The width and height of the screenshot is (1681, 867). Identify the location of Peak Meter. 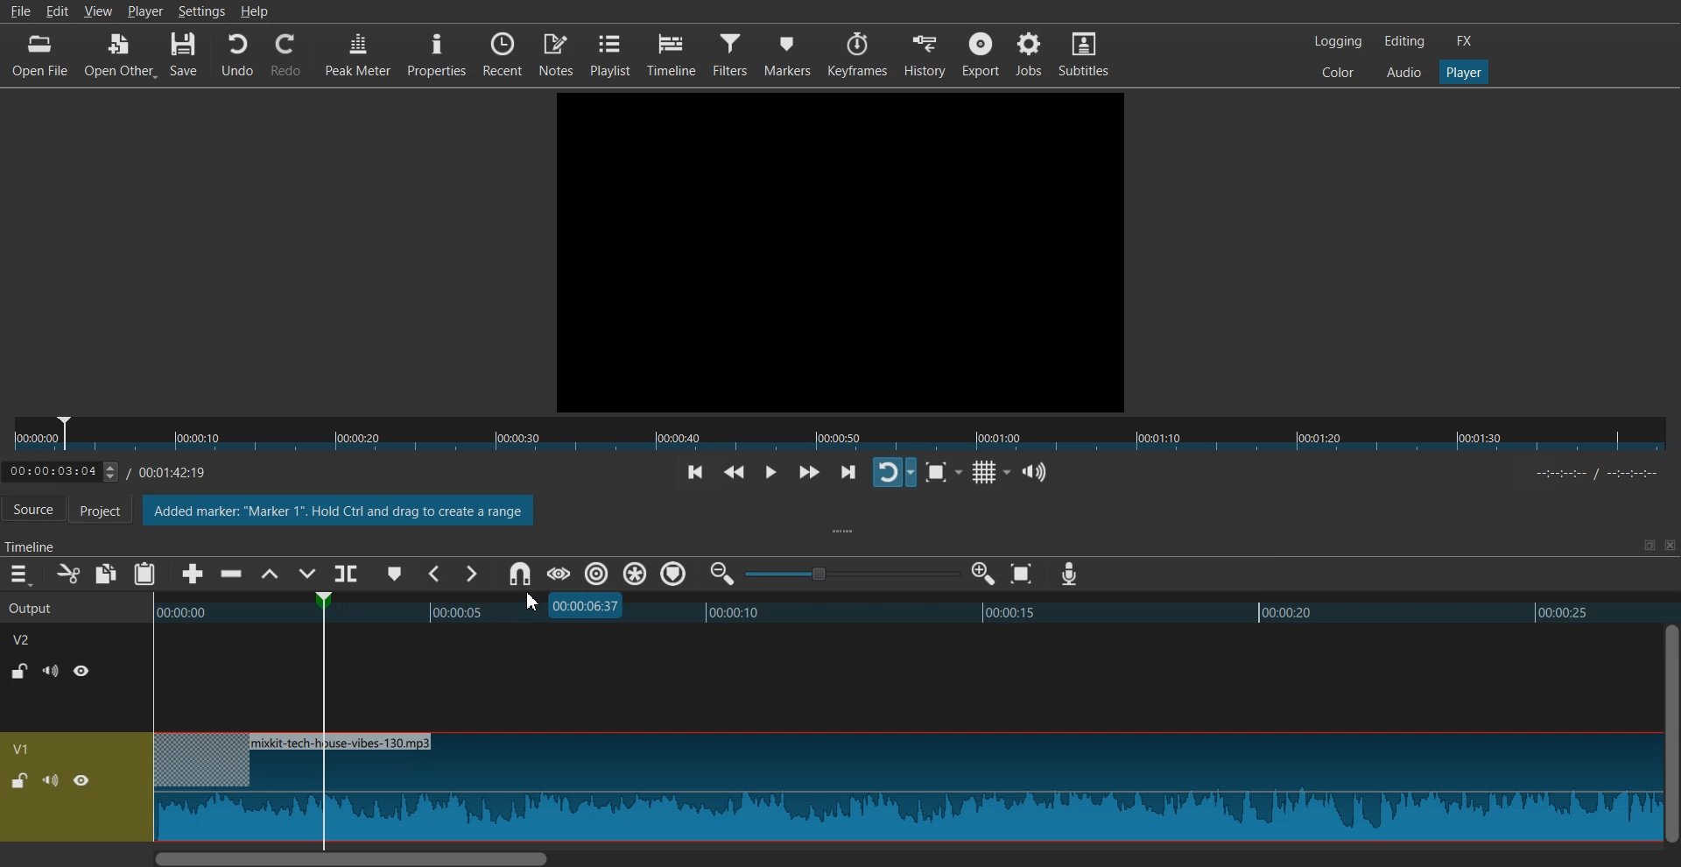
(358, 53).